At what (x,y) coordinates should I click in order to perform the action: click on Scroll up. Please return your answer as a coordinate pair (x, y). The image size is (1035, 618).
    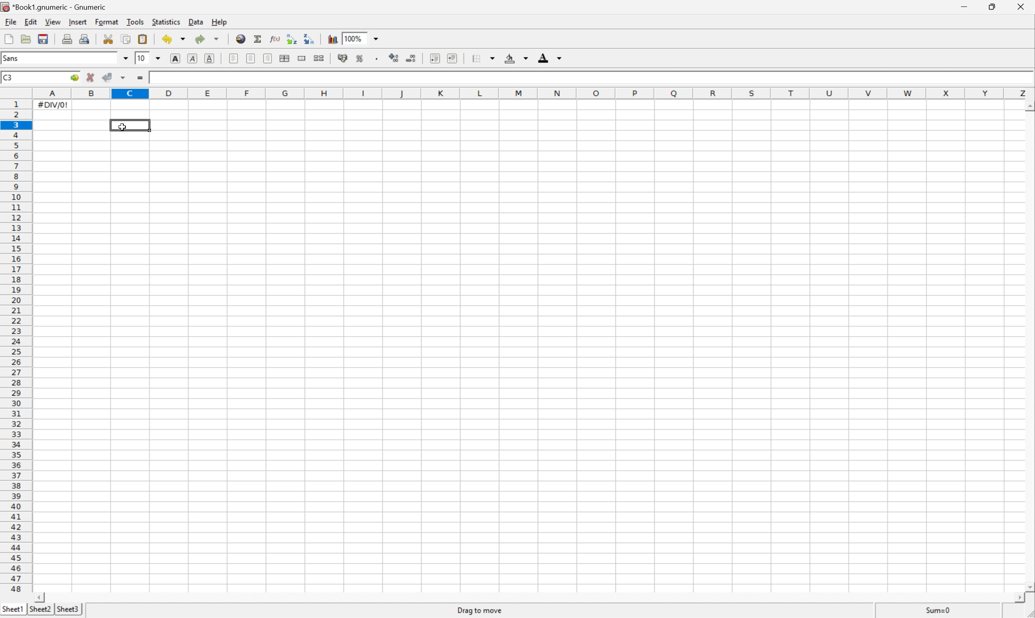
    Looking at the image, I should click on (1028, 106).